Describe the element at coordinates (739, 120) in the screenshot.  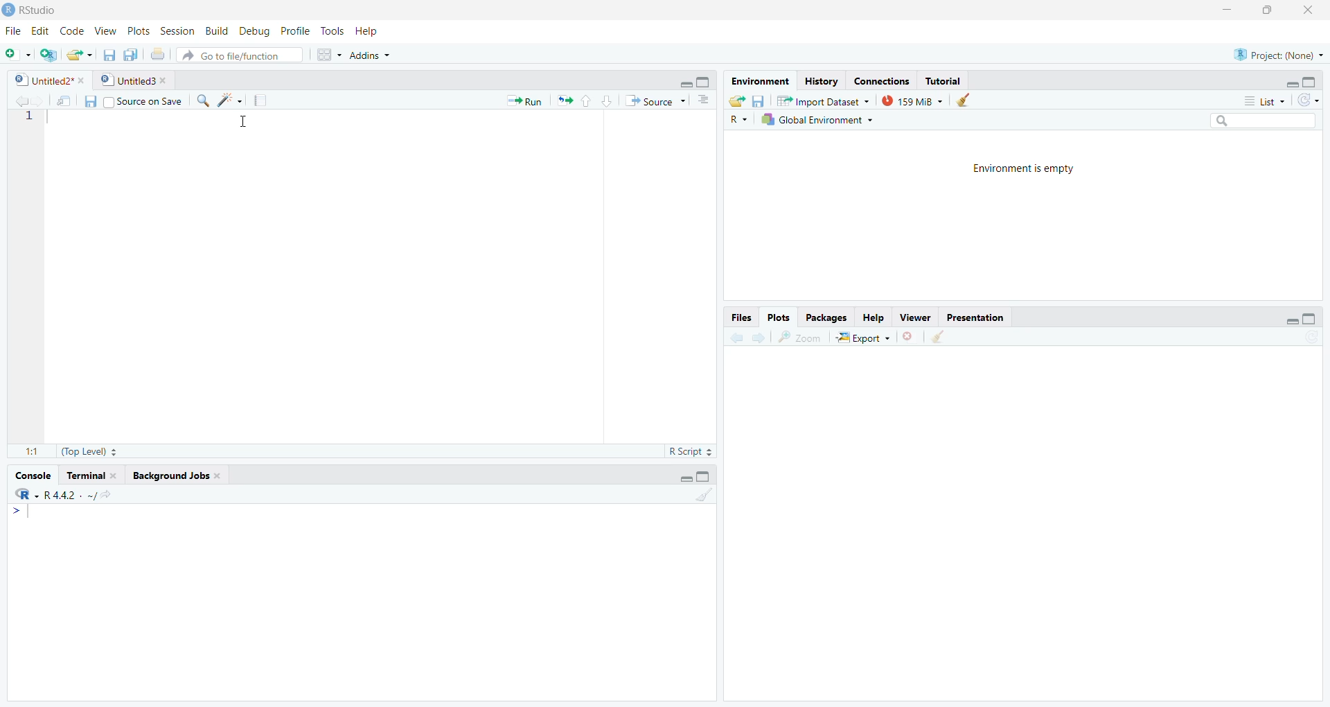
I see `R` at that location.